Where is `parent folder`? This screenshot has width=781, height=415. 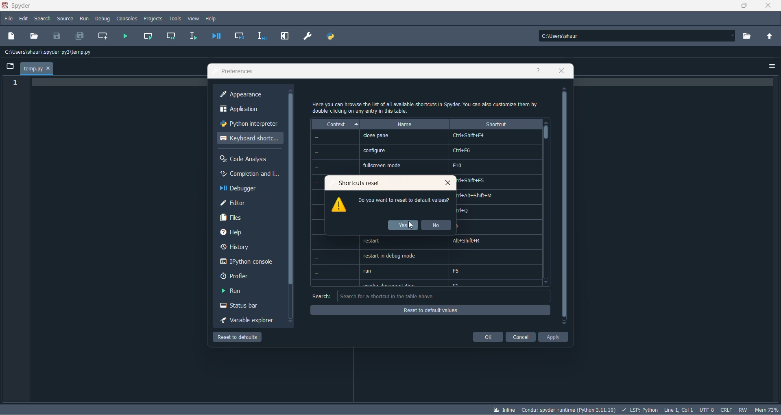
parent folder is located at coordinates (770, 37).